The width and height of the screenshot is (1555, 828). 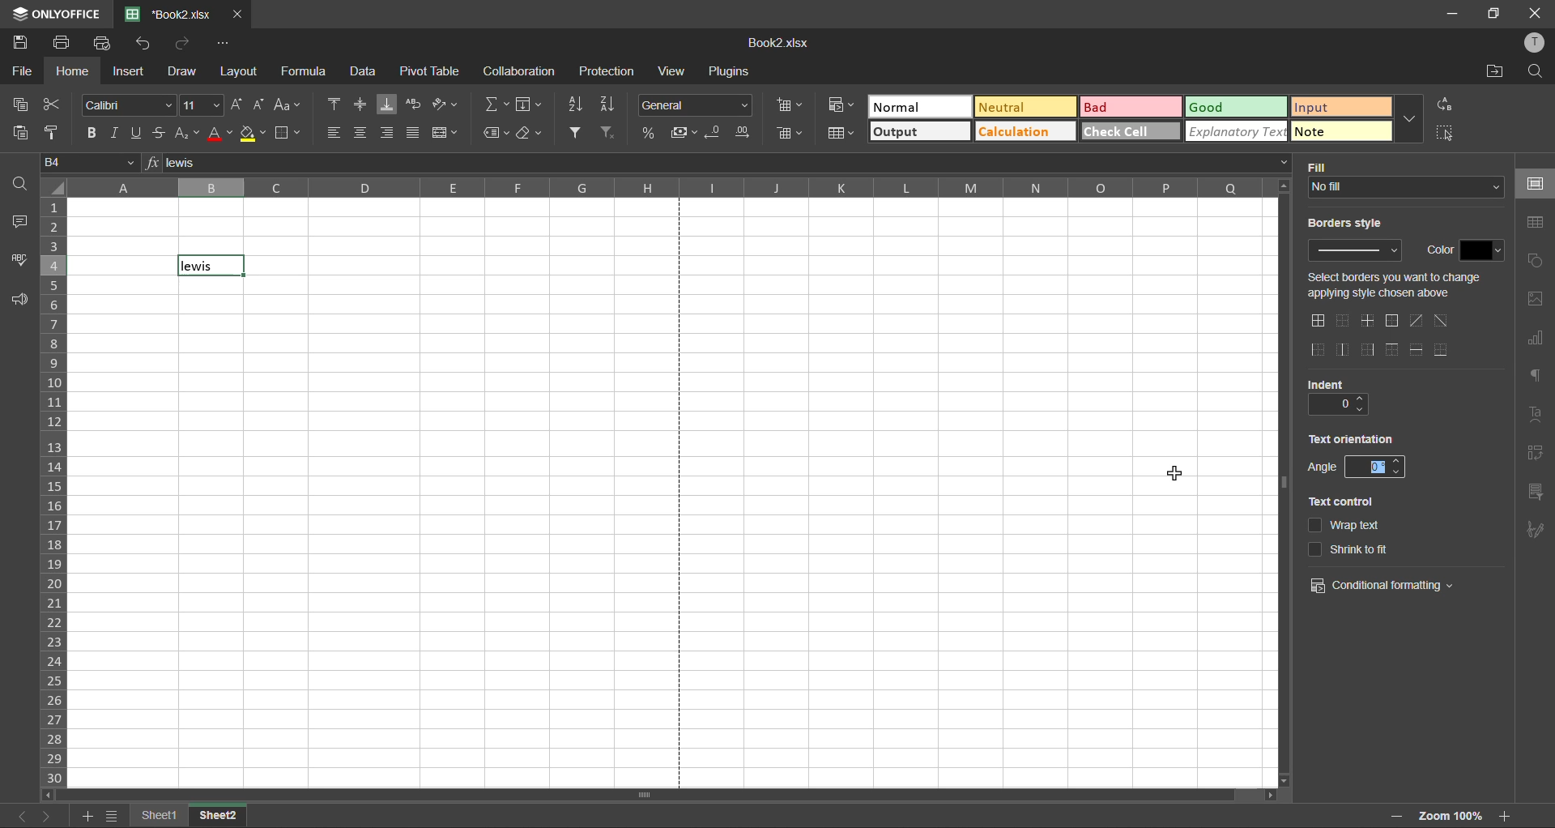 What do you see at coordinates (445, 103) in the screenshot?
I see `orientation` at bounding box center [445, 103].